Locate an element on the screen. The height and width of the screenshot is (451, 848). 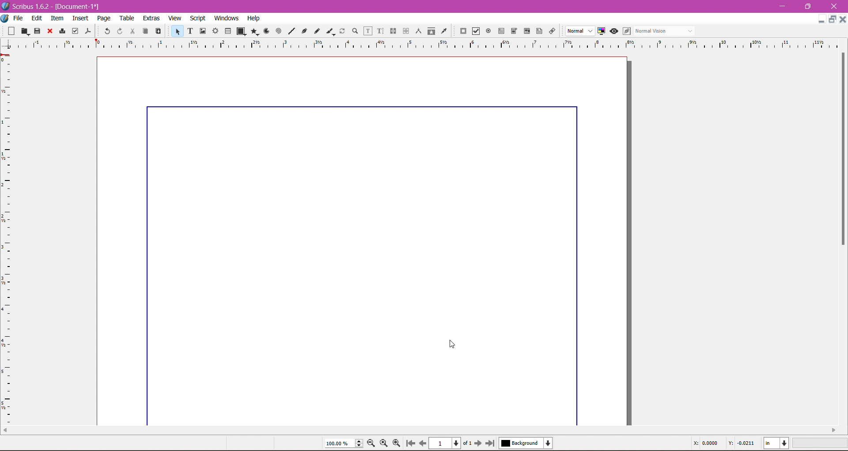
Zoom to 100% is located at coordinates (384, 443).